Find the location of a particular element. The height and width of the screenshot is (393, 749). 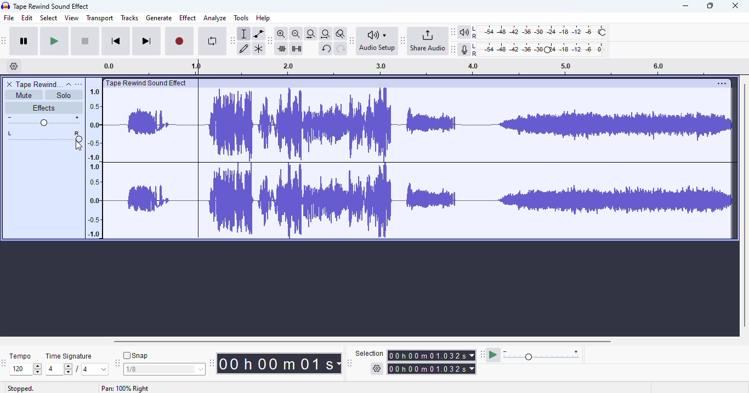

record is located at coordinates (179, 42).